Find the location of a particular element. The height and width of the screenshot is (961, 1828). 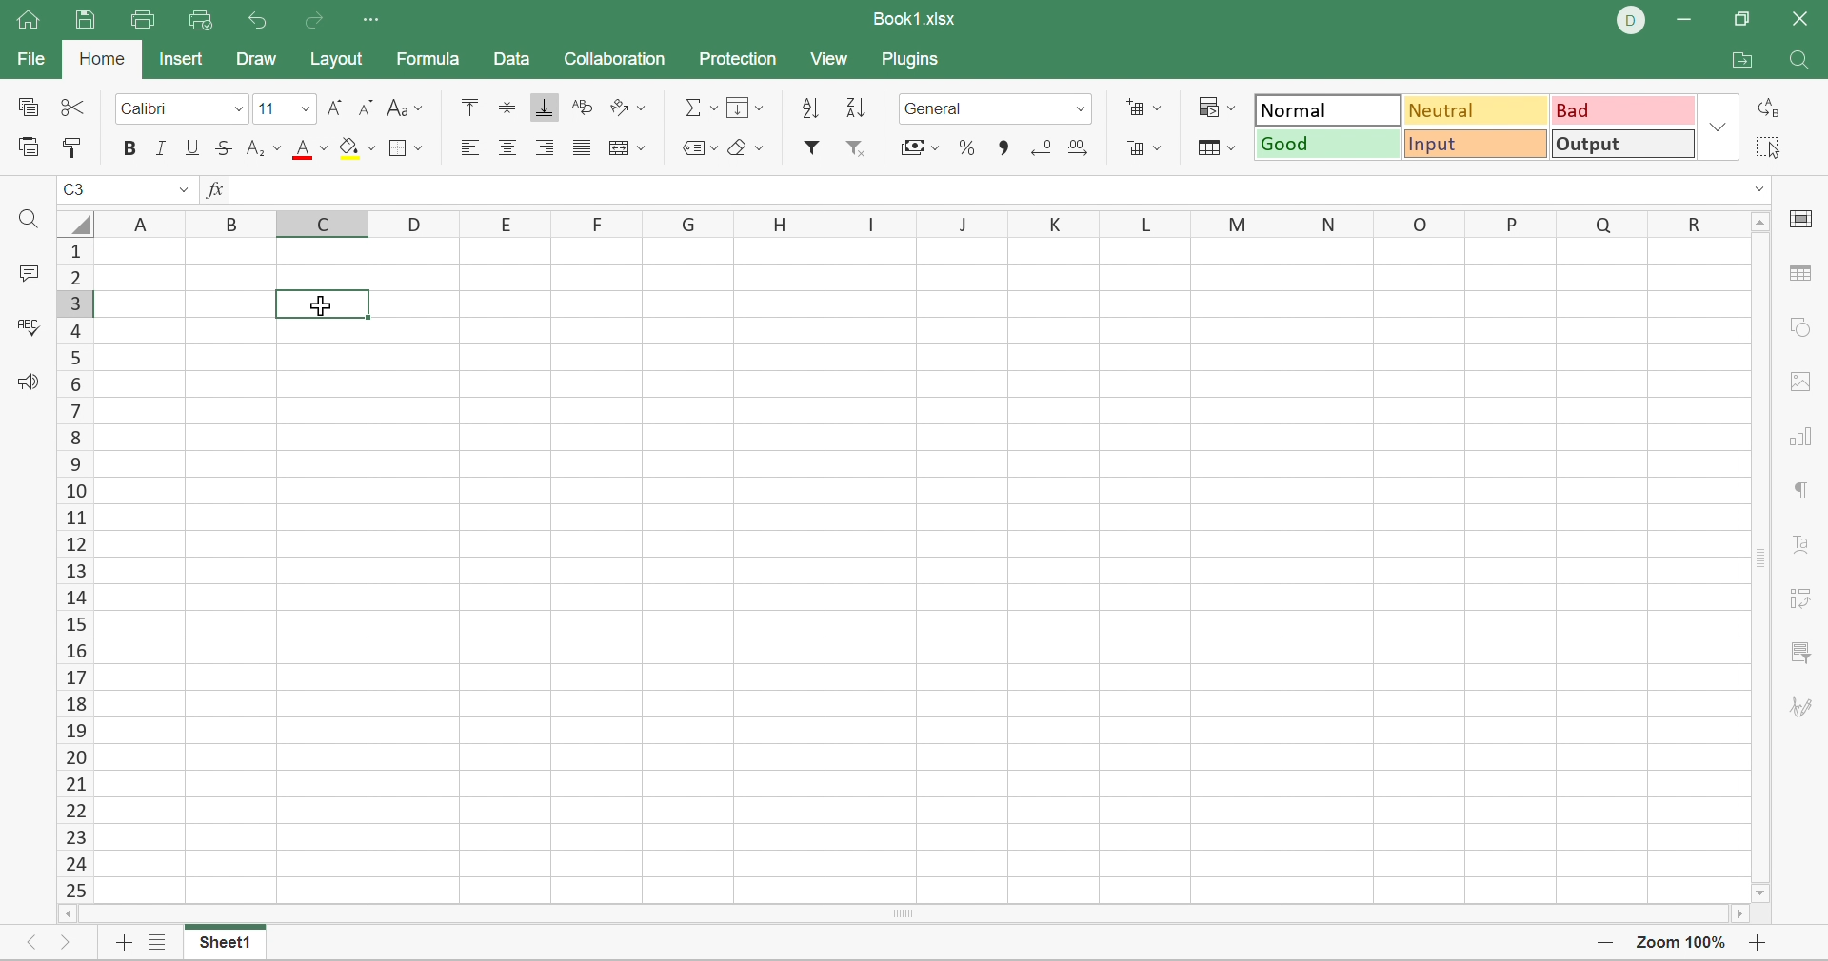

Decrease3 decimal is located at coordinates (1043, 146).